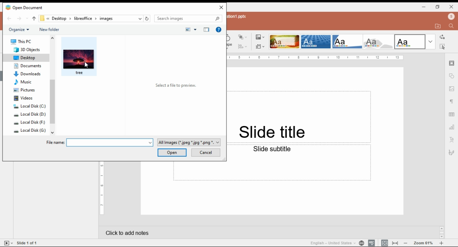 The width and height of the screenshot is (458, 247). I want to click on pictures, so click(24, 90).